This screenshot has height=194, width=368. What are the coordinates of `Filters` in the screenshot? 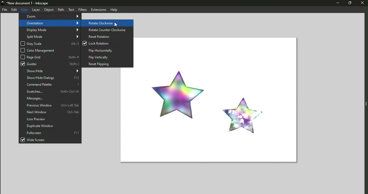 It's located at (82, 9).